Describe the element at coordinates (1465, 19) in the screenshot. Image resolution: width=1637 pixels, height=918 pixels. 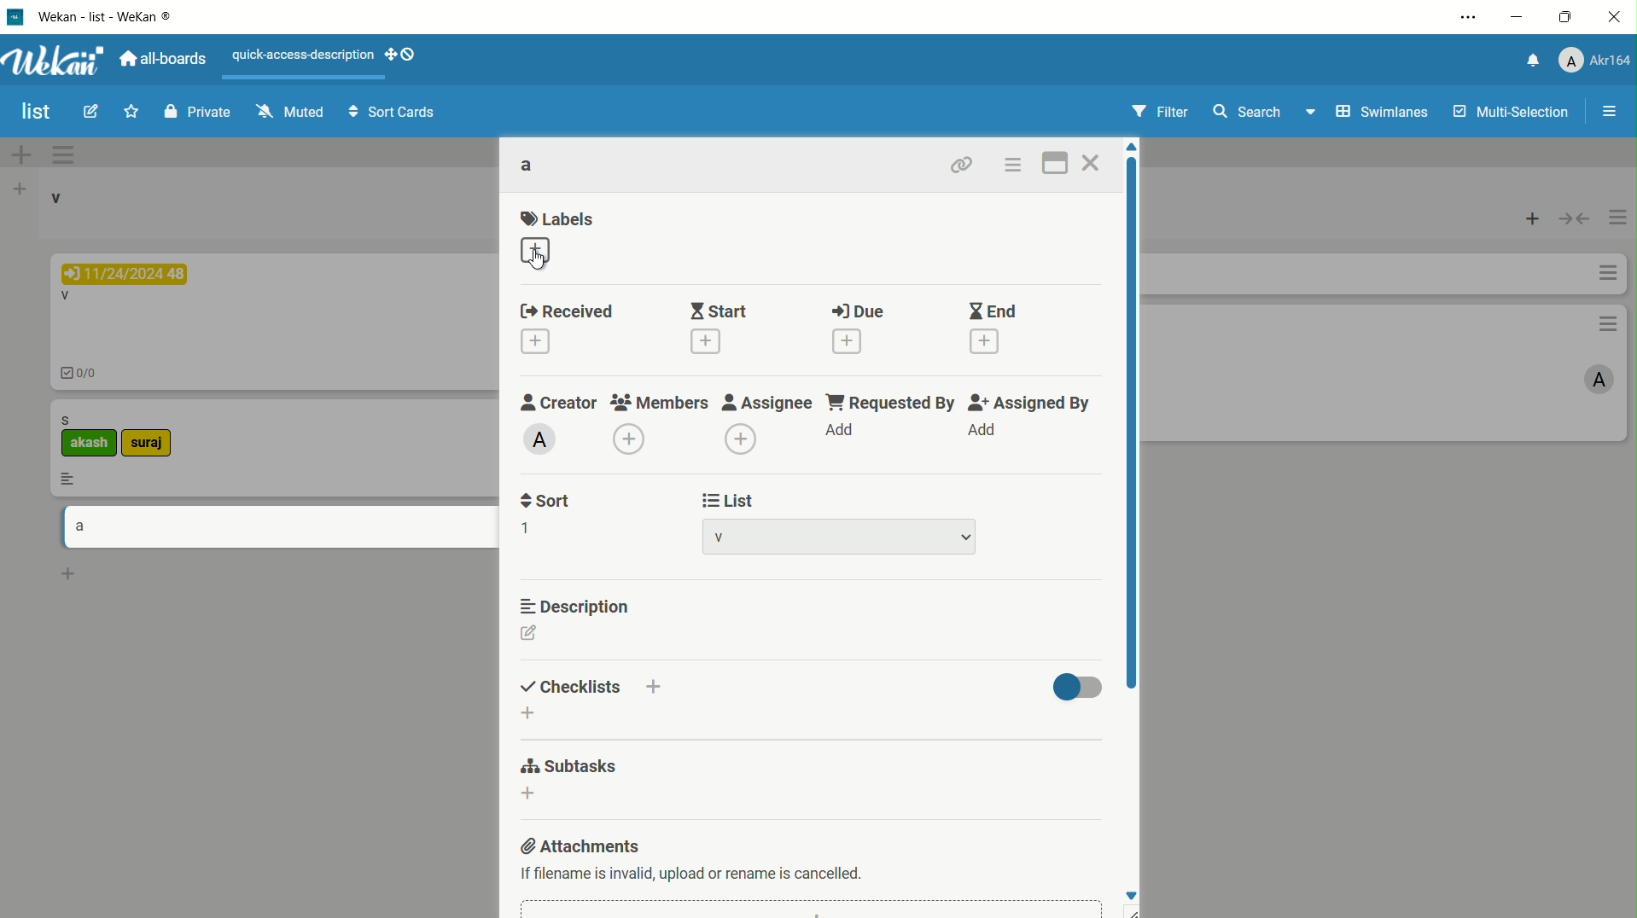
I see `settings and more` at that location.